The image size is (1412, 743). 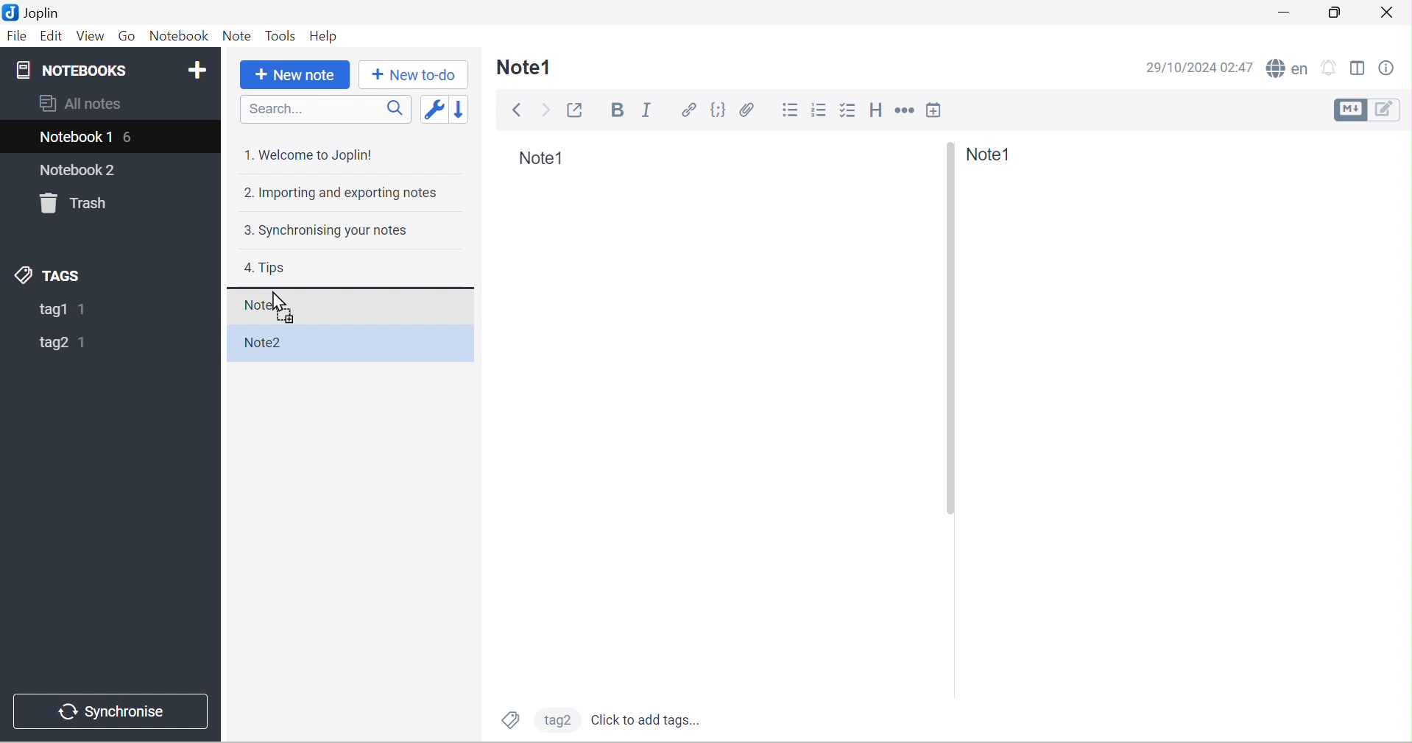 What do you see at coordinates (1287, 70) in the screenshot?
I see `Spell checker` at bounding box center [1287, 70].